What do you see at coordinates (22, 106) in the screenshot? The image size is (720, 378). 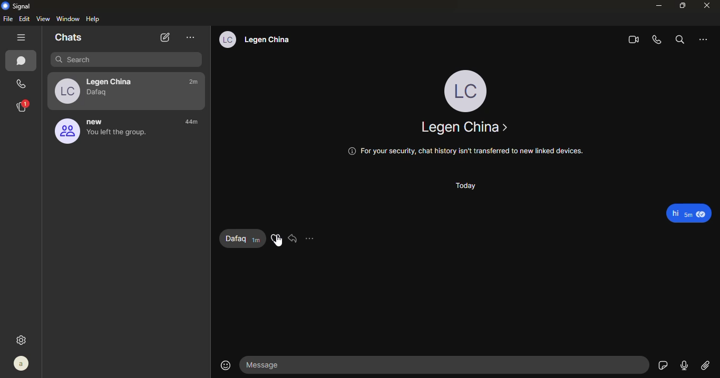 I see `stories` at bounding box center [22, 106].